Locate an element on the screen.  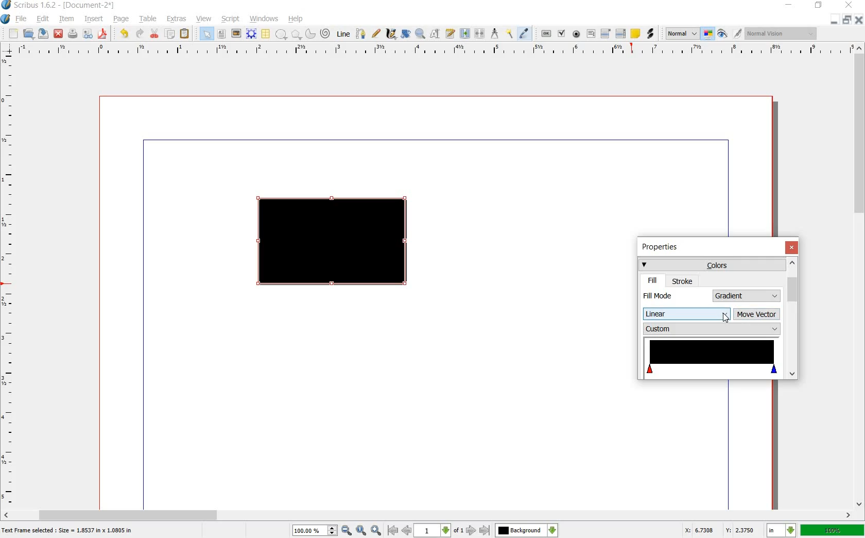
system logo is located at coordinates (5, 19).